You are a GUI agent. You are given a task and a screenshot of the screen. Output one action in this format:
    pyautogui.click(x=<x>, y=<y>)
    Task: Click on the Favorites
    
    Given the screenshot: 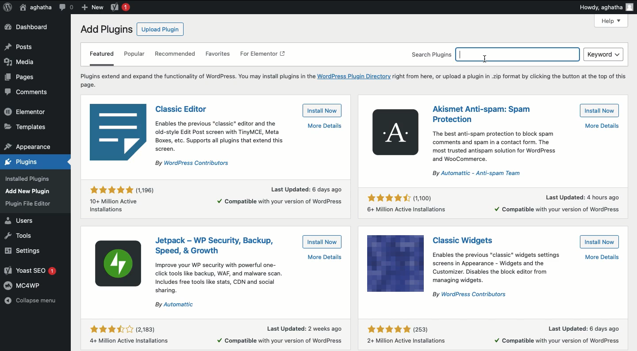 What is the action you would take?
    pyautogui.click(x=219, y=54)
    